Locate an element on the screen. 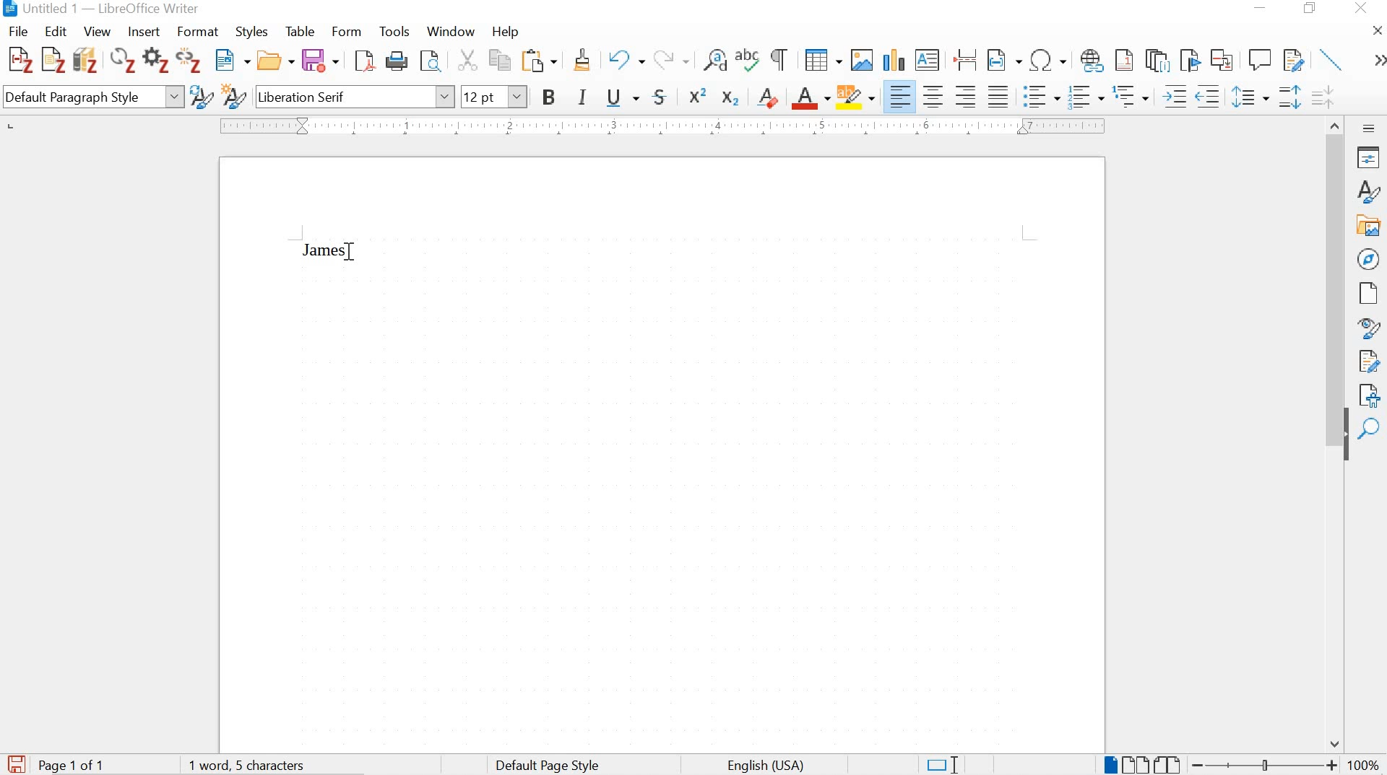  format is located at coordinates (199, 32).